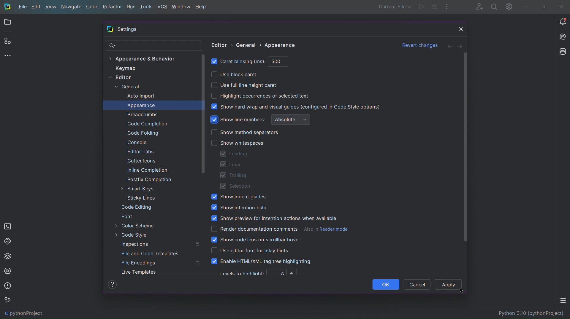  What do you see at coordinates (448, 284) in the screenshot?
I see `Apply` at bounding box center [448, 284].